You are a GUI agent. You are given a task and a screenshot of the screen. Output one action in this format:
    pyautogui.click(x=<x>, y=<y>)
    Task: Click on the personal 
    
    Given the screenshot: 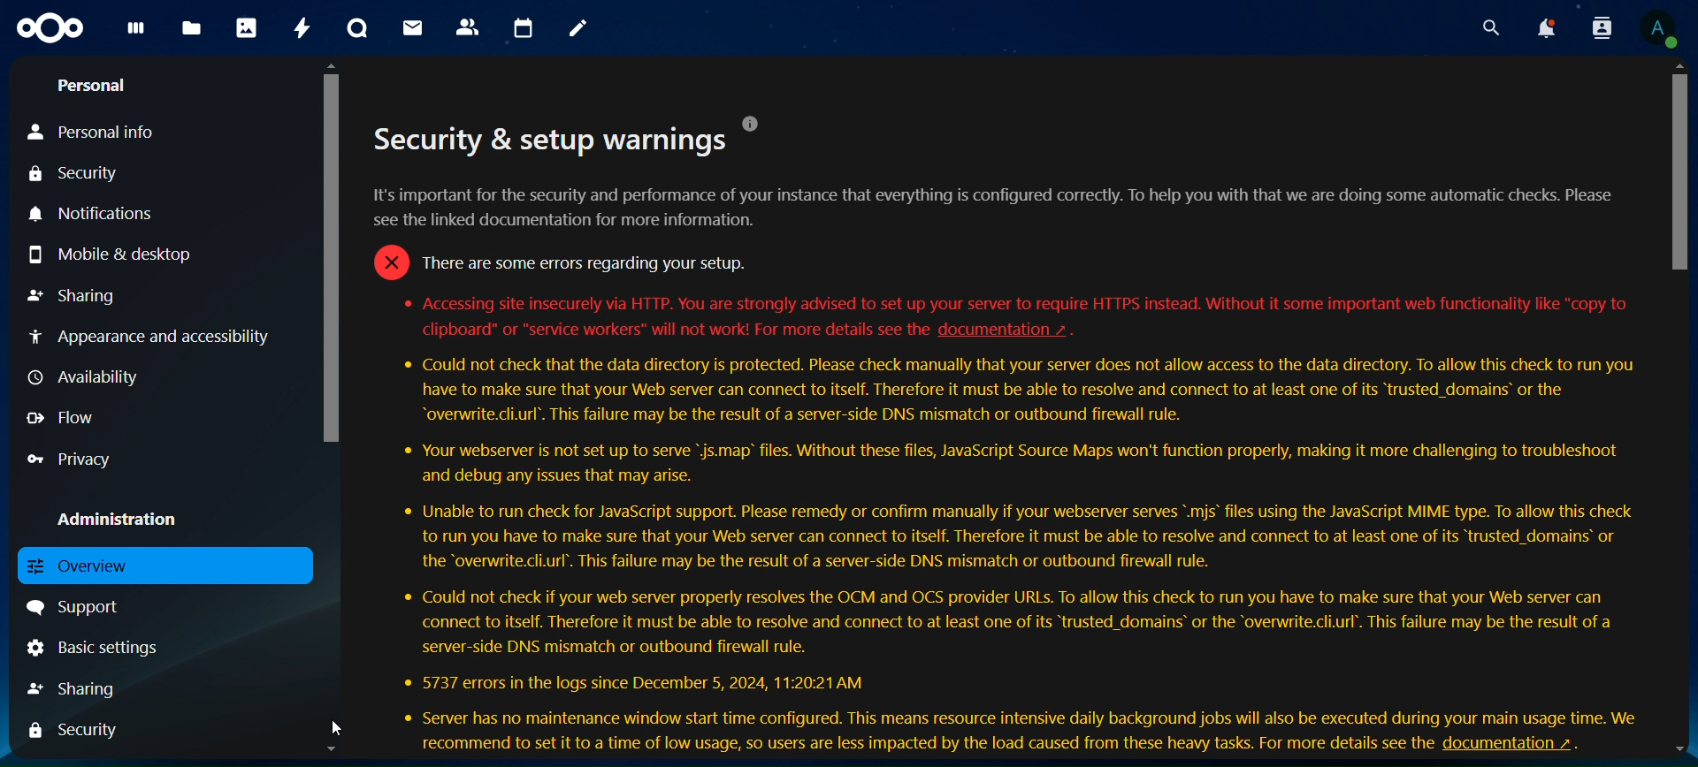 What is the action you would take?
    pyautogui.click(x=92, y=84)
    